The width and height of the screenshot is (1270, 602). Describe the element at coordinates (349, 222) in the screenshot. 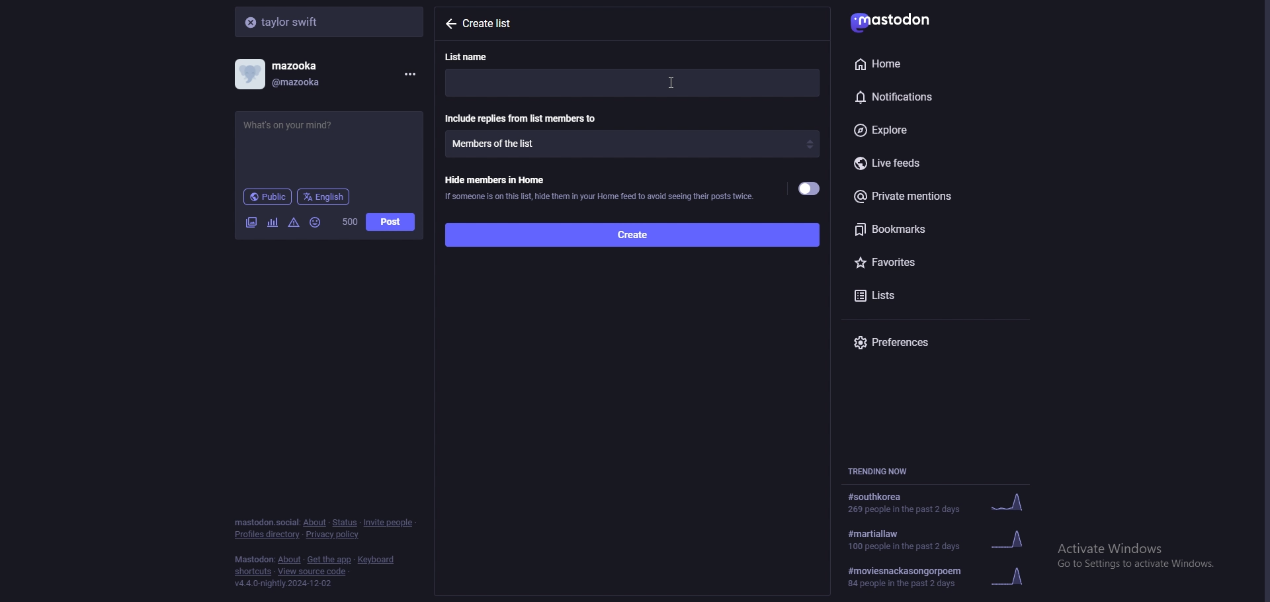

I see `word limit` at that location.